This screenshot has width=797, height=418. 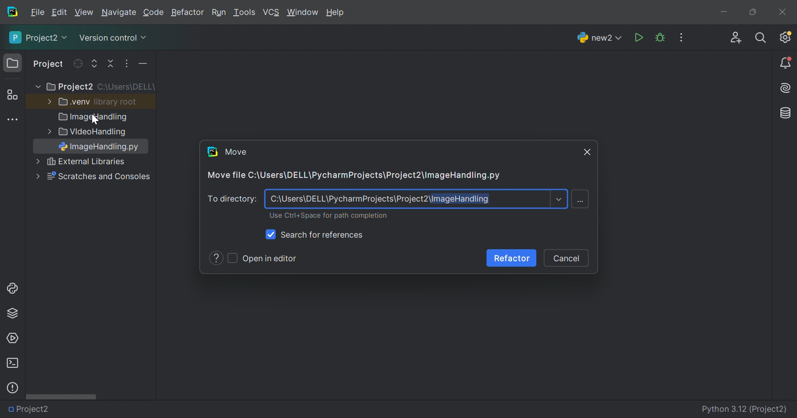 I want to click on Code with me, so click(x=736, y=39).